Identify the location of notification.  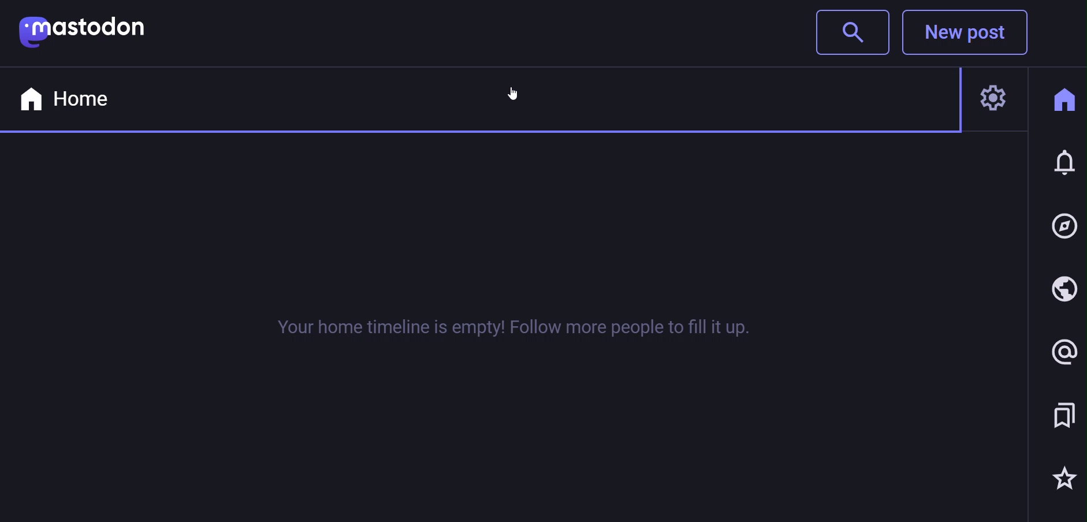
(1064, 166).